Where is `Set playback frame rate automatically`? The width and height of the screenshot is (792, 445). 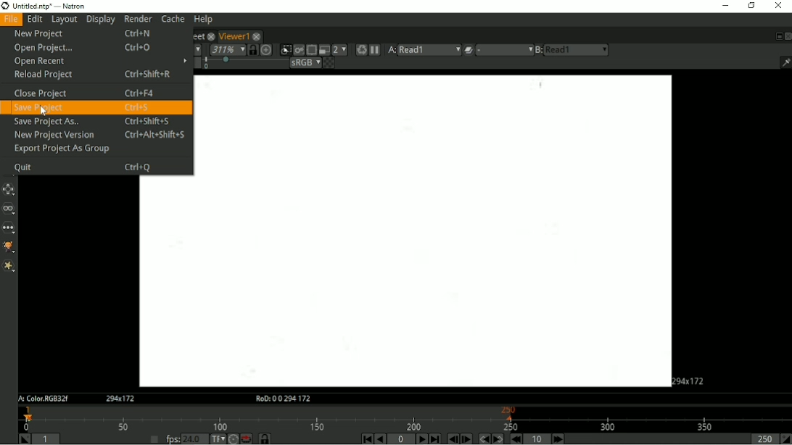 Set playback frame rate automatically is located at coordinates (154, 439).